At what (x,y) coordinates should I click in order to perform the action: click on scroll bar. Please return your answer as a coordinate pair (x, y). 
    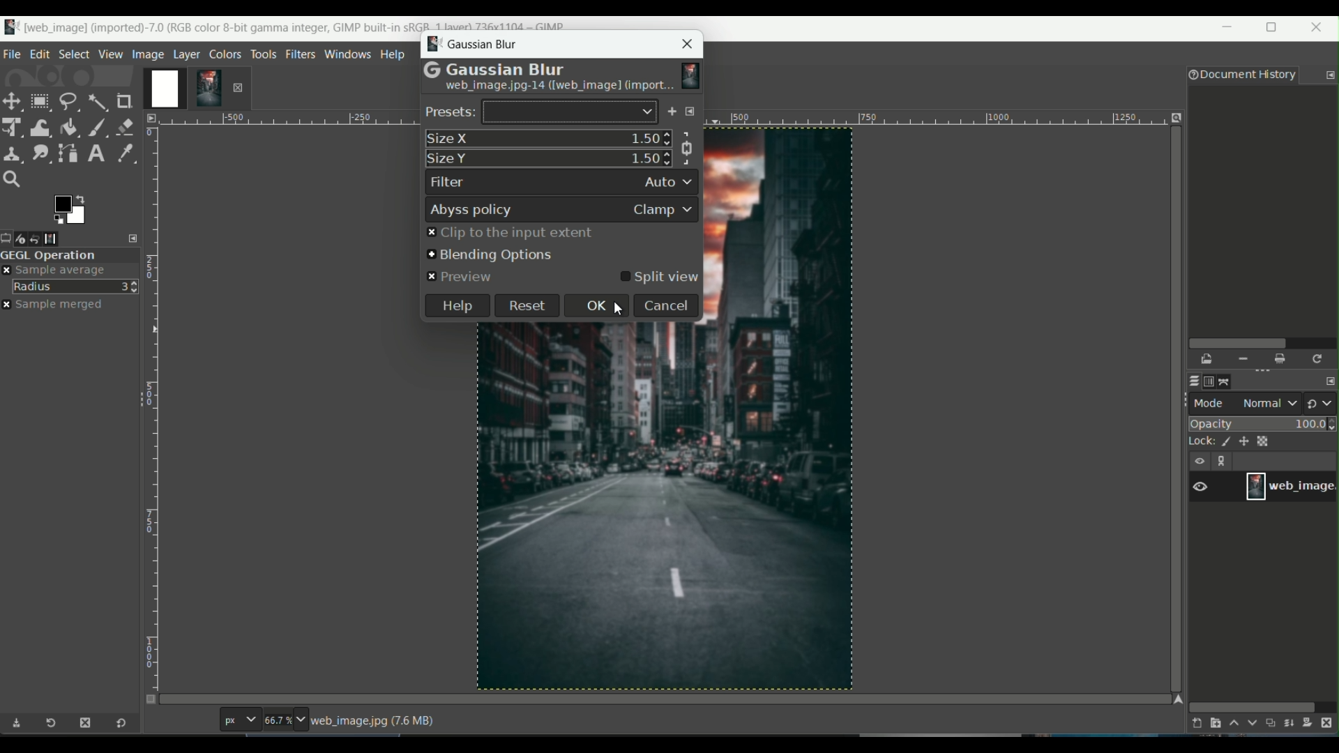
    Looking at the image, I should click on (1260, 342).